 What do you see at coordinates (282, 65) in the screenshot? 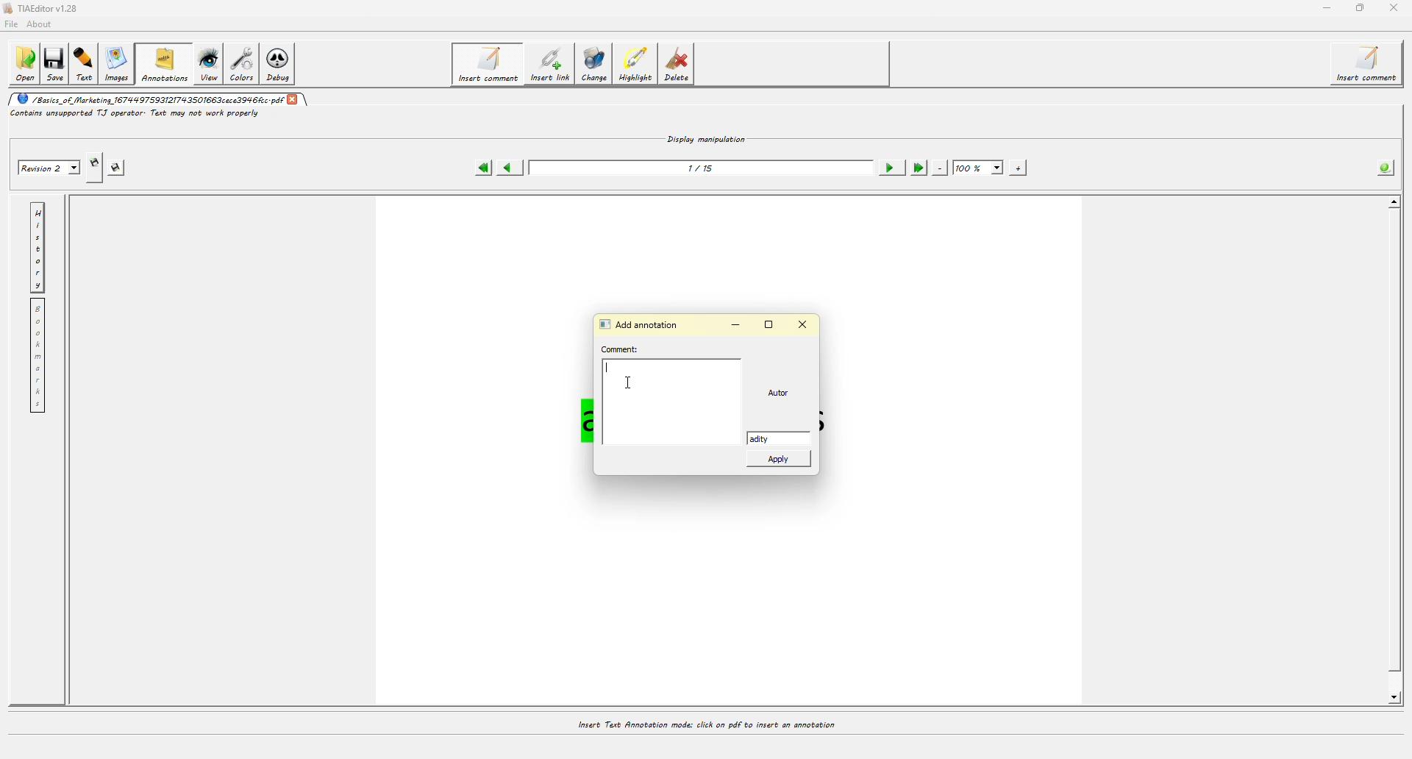
I see `debug` at bounding box center [282, 65].